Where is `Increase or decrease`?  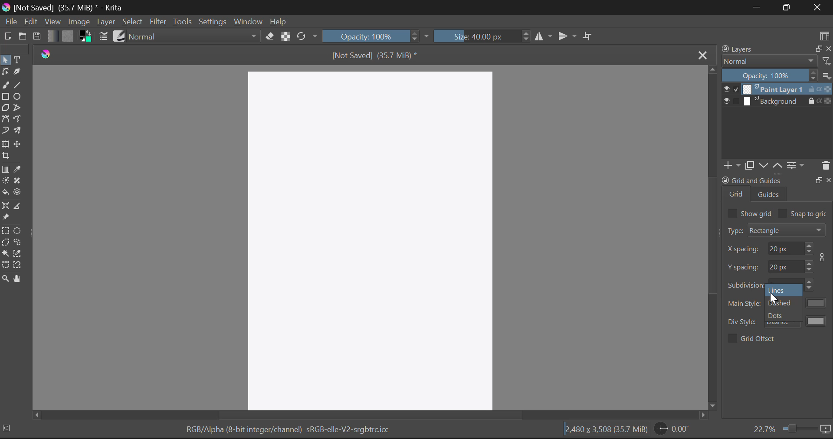 Increase or decrease is located at coordinates (810, 285).